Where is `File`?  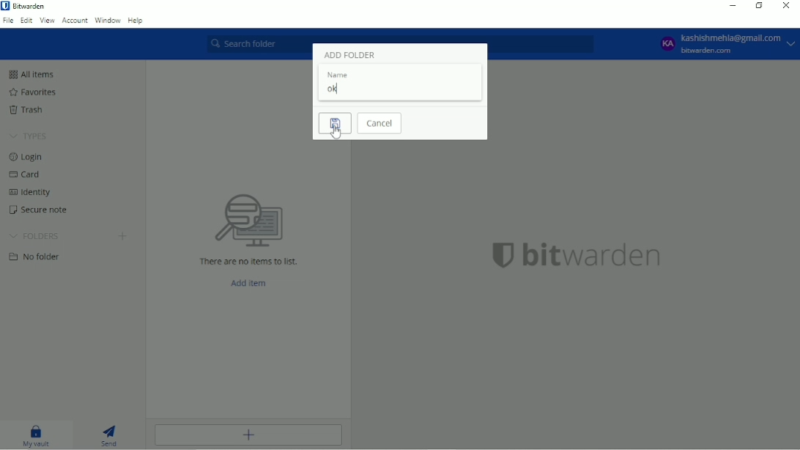 File is located at coordinates (8, 21).